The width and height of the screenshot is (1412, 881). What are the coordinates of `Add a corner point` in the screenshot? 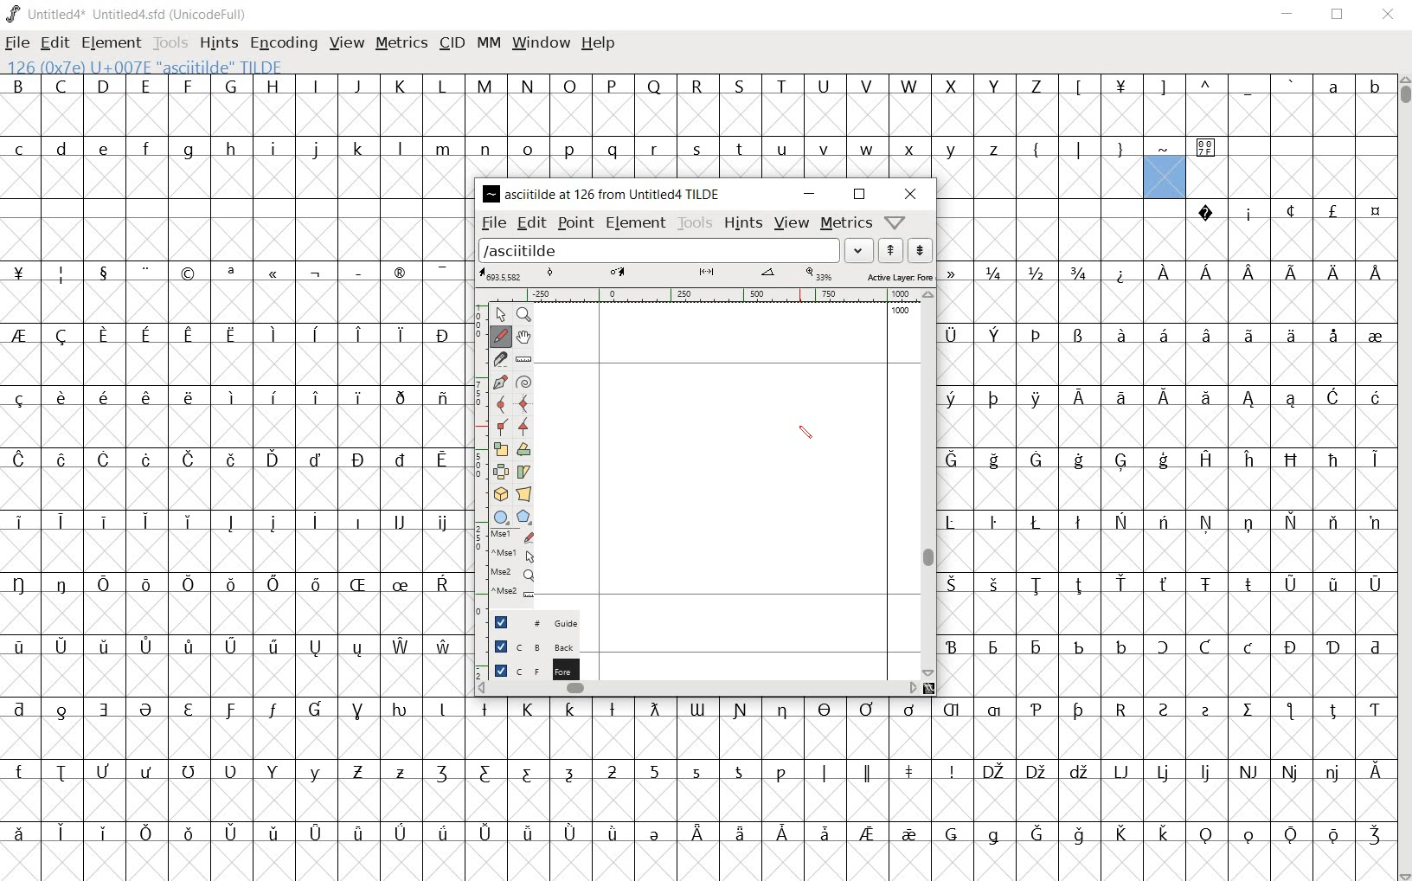 It's located at (523, 428).